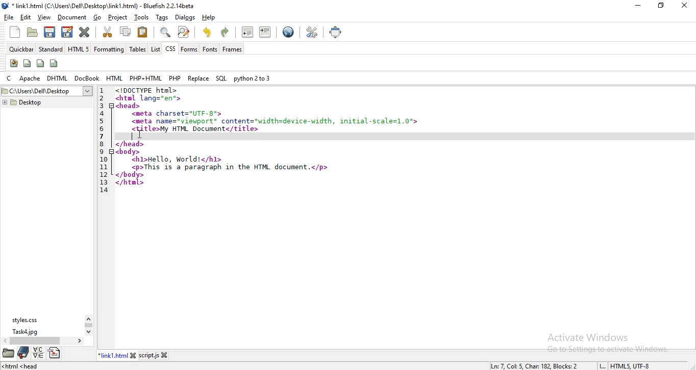 Image resolution: width=696 pixels, height=370 pixels. I want to click on 10, so click(104, 160).